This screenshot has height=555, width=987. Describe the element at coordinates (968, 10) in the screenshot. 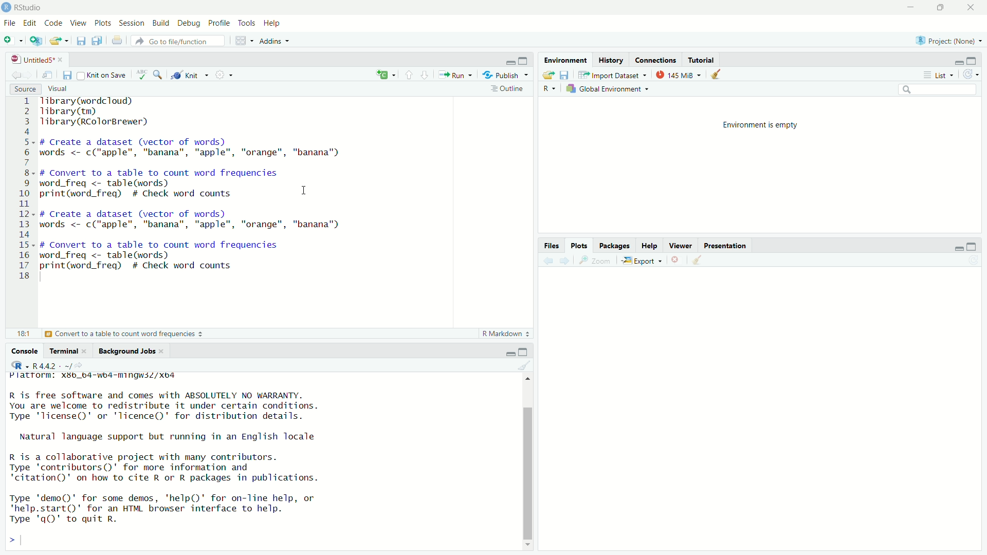

I see `Close` at that location.